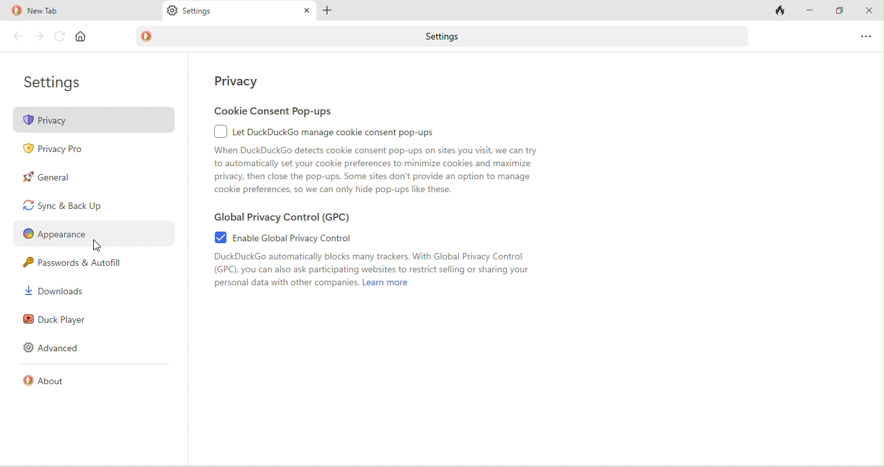 This screenshot has height=467, width=884. I want to click on personal data with other companies, so click(283, 287).